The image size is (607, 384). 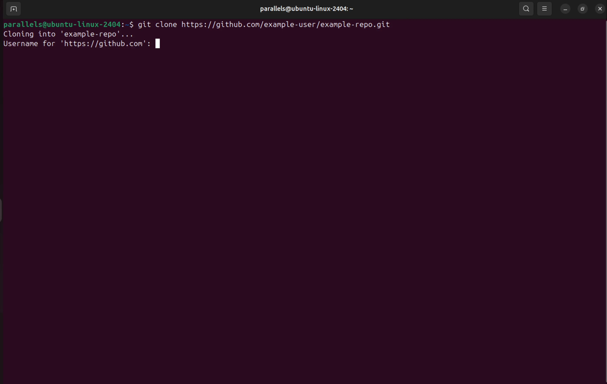 What do you see at coordinates (583, 9) in the screenshot?
I see `resize` at bounding box center [583, 9].